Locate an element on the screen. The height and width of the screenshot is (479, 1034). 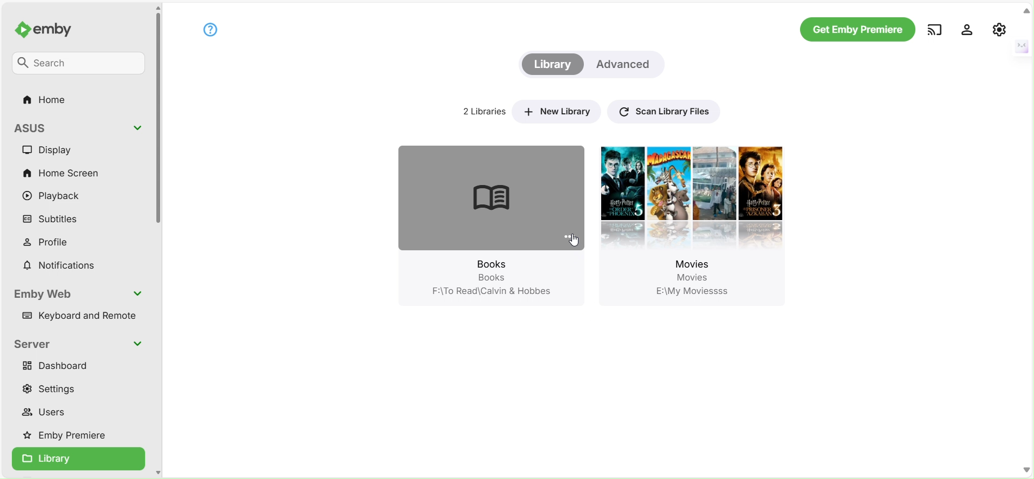
Playback is located at coordinates (55, 197).